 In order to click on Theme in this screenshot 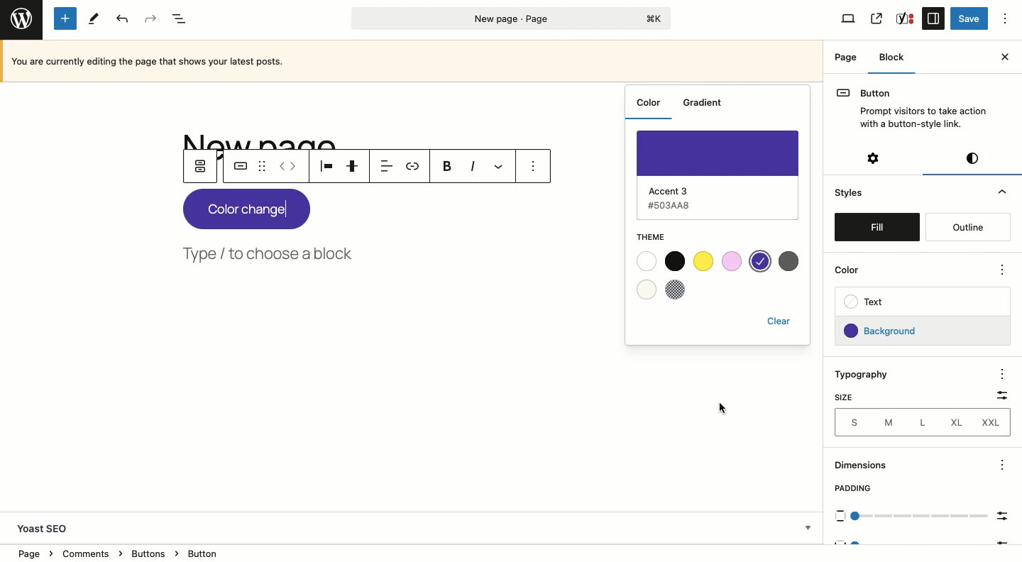, I will do `click(651, 237)`.